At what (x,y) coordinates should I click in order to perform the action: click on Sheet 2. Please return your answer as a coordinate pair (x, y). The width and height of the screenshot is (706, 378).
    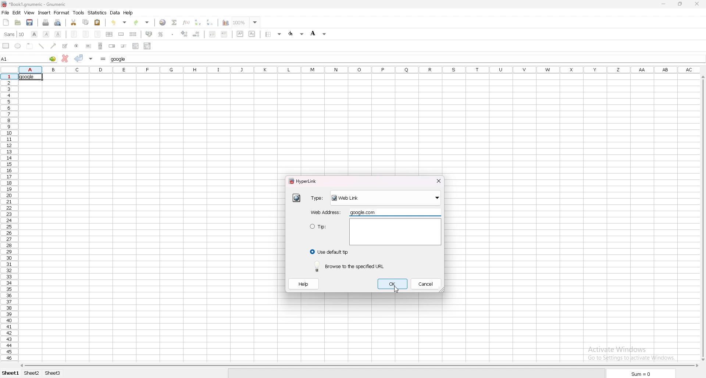
    Looking at the image, I should click on (31, 374).